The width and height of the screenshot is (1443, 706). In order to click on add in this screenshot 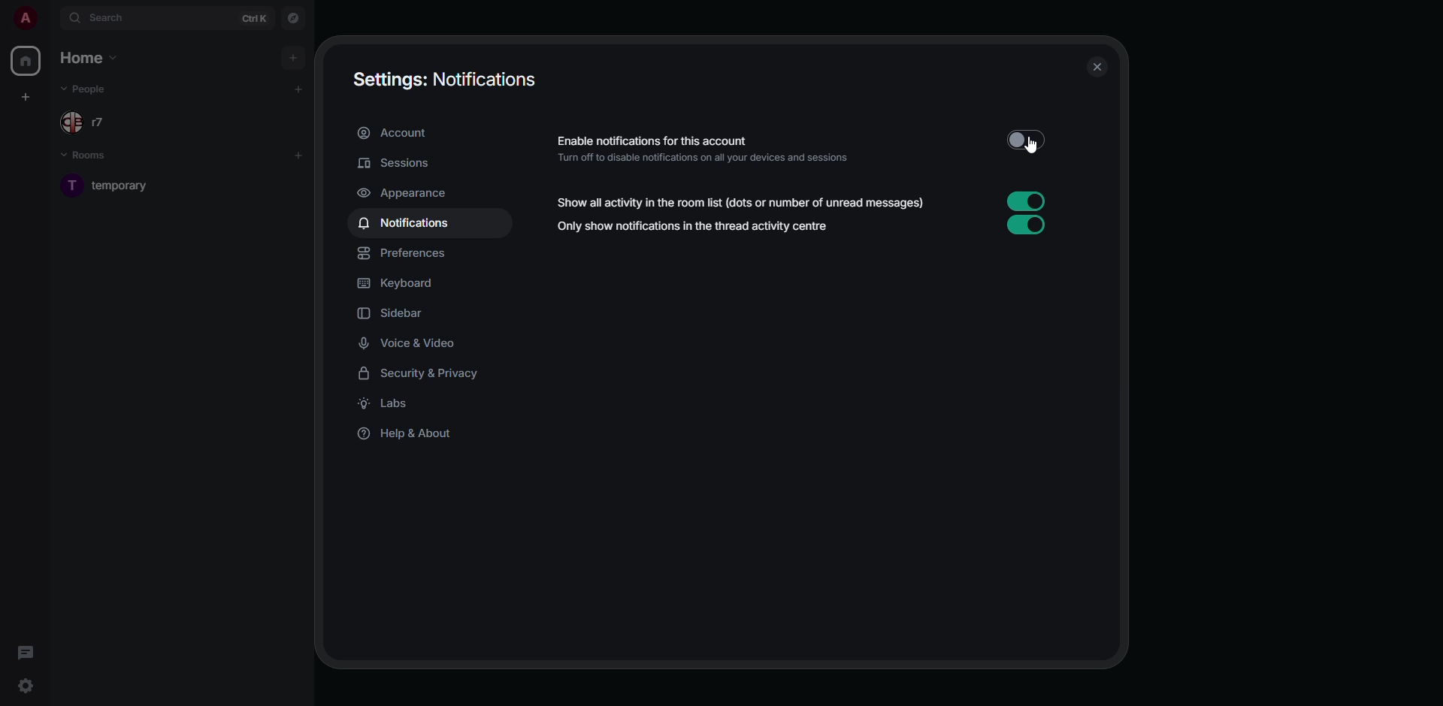, I will do `click(302, 86)`.